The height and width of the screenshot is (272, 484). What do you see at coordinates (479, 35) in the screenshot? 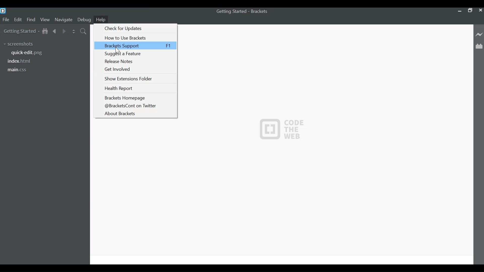
I see `Live Preview` at bounding box center [479, 35].